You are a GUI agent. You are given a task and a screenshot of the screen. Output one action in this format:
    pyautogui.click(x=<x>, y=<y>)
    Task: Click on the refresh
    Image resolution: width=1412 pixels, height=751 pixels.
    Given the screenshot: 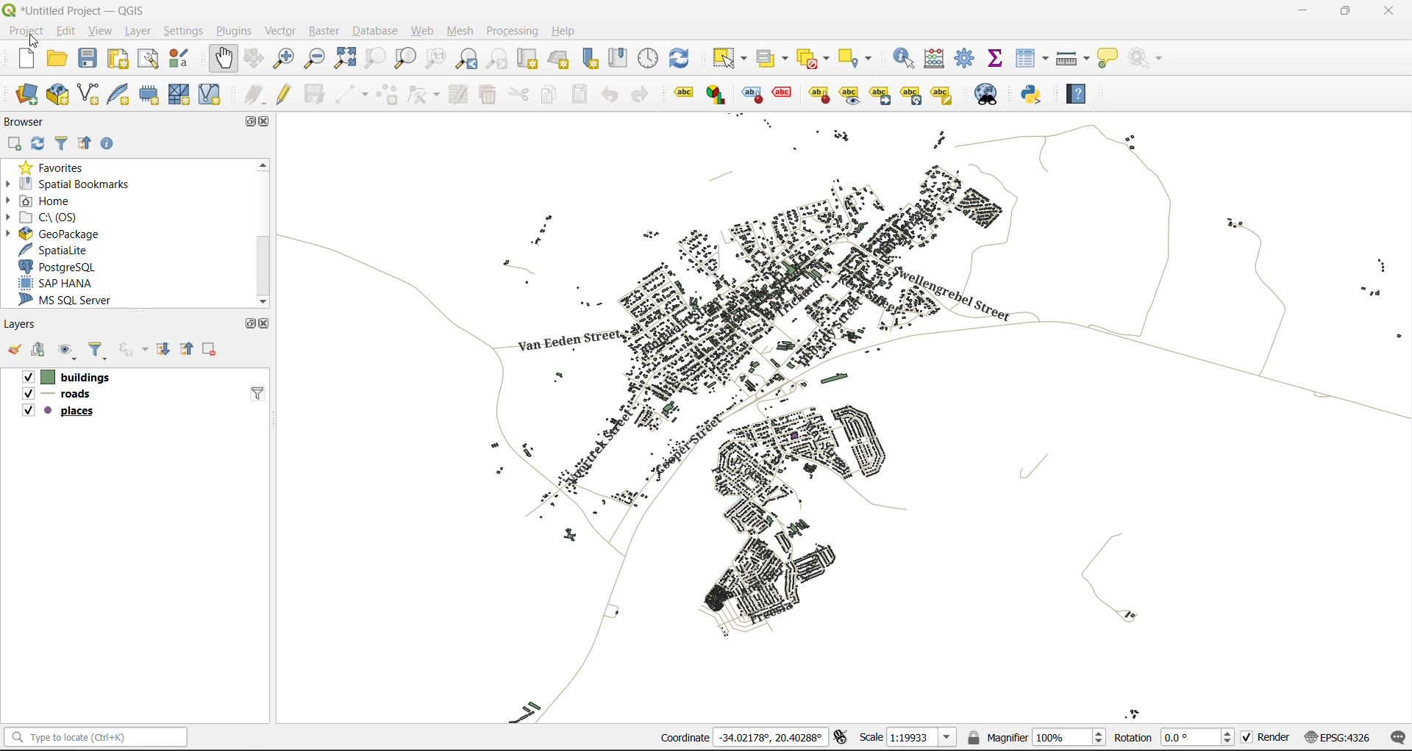 What is the action you would take?
    pyautogui.click(x=683, y=59)
    